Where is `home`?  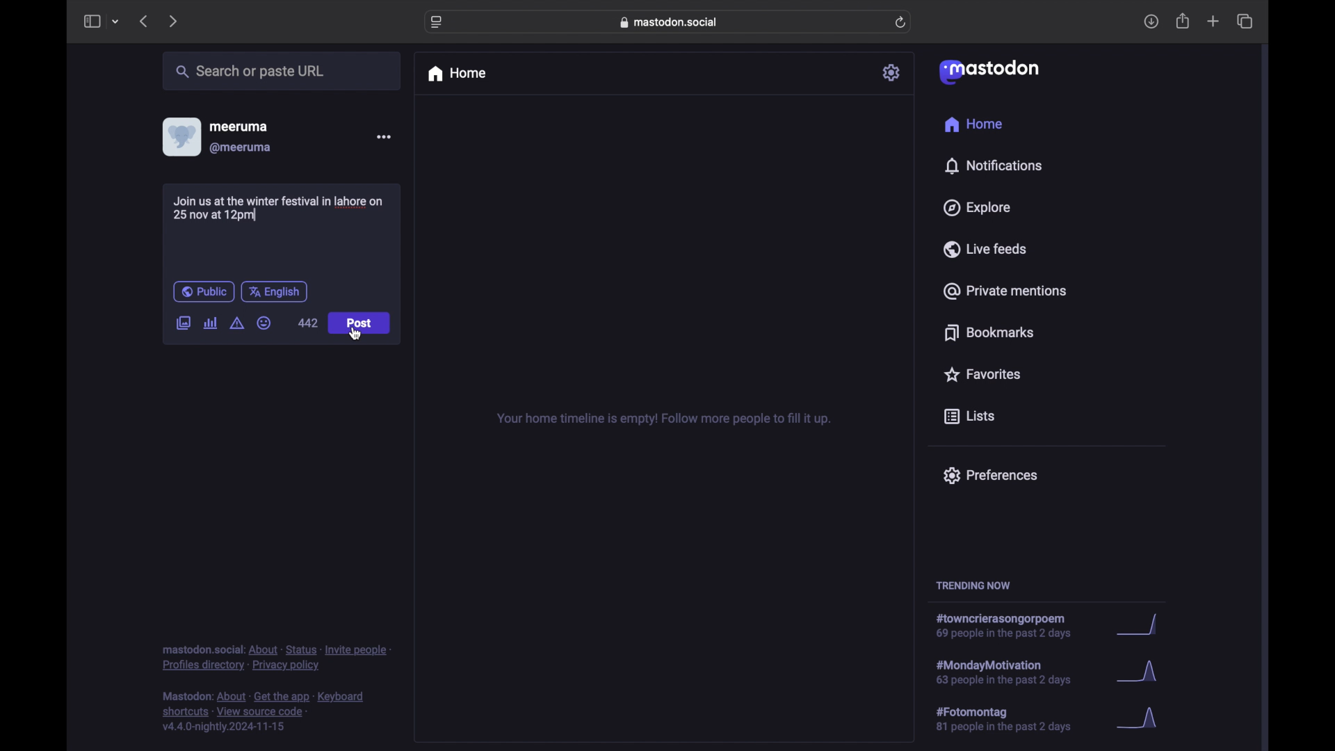
home is located at coordinates (975, 127).